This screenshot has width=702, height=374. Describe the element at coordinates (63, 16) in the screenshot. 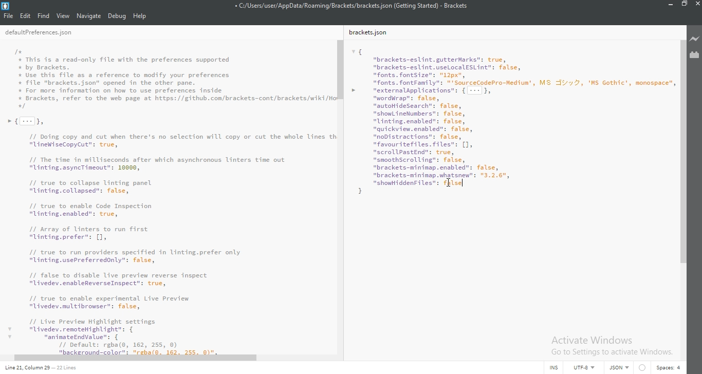

I see `view` at that location.